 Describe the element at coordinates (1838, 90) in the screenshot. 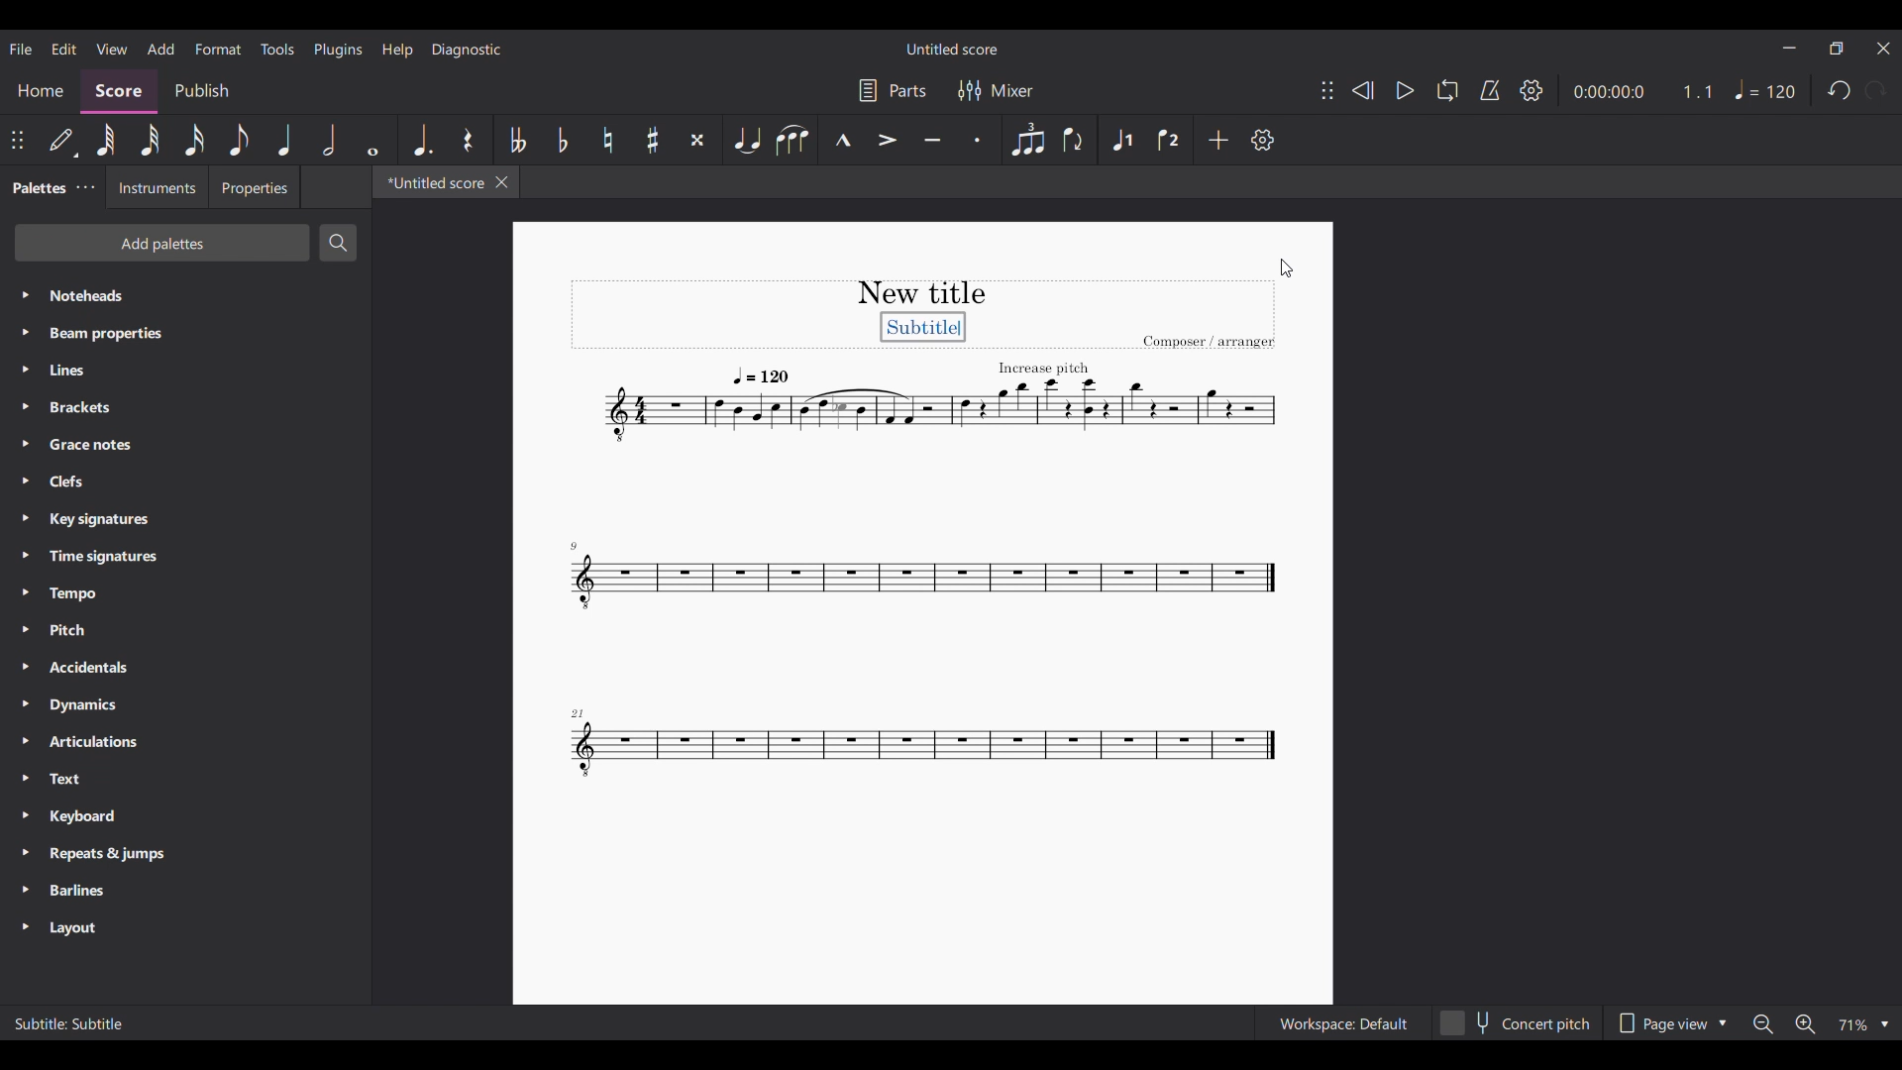

I see `Undo` at that location.